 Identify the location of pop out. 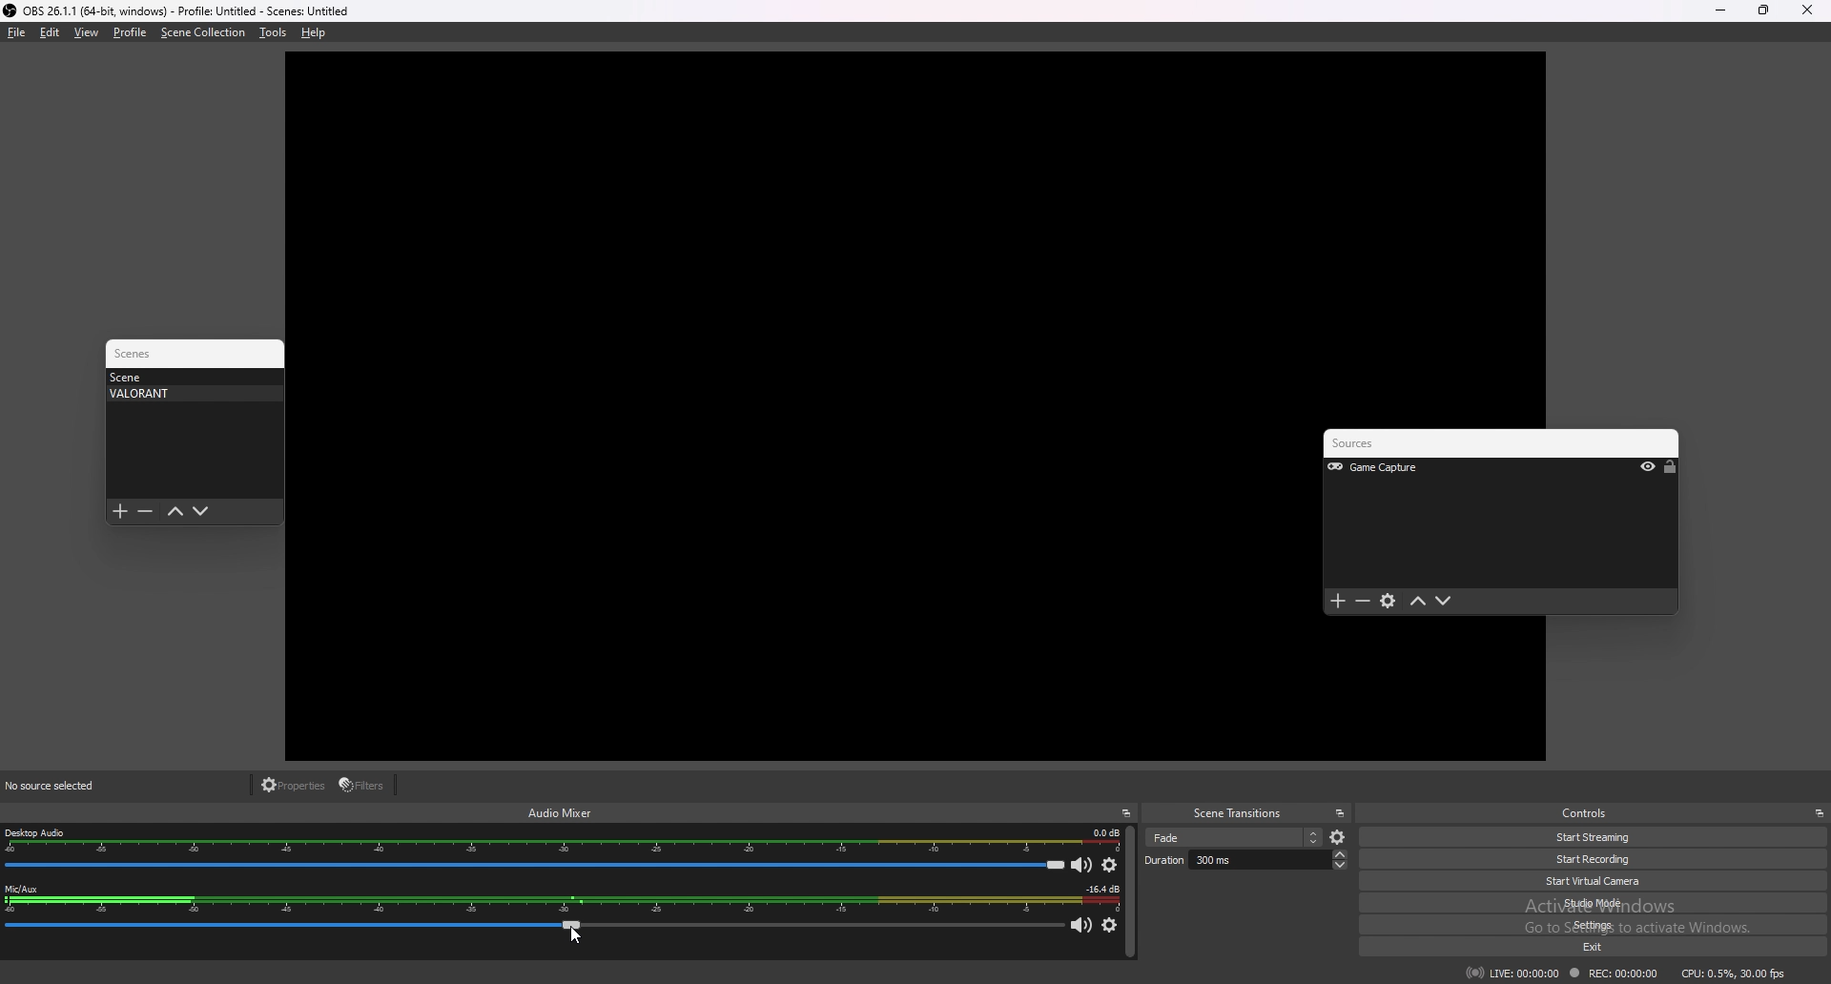
(1126, 813).